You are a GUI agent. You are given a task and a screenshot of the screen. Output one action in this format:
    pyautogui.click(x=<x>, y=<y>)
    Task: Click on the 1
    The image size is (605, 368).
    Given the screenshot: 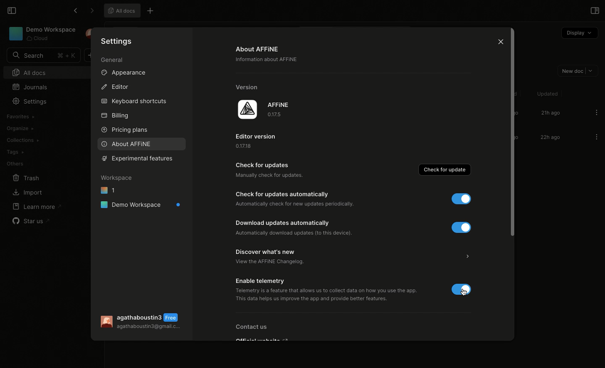 What is the action you would take?
    pyautogui.click(x=108, y=189)
    